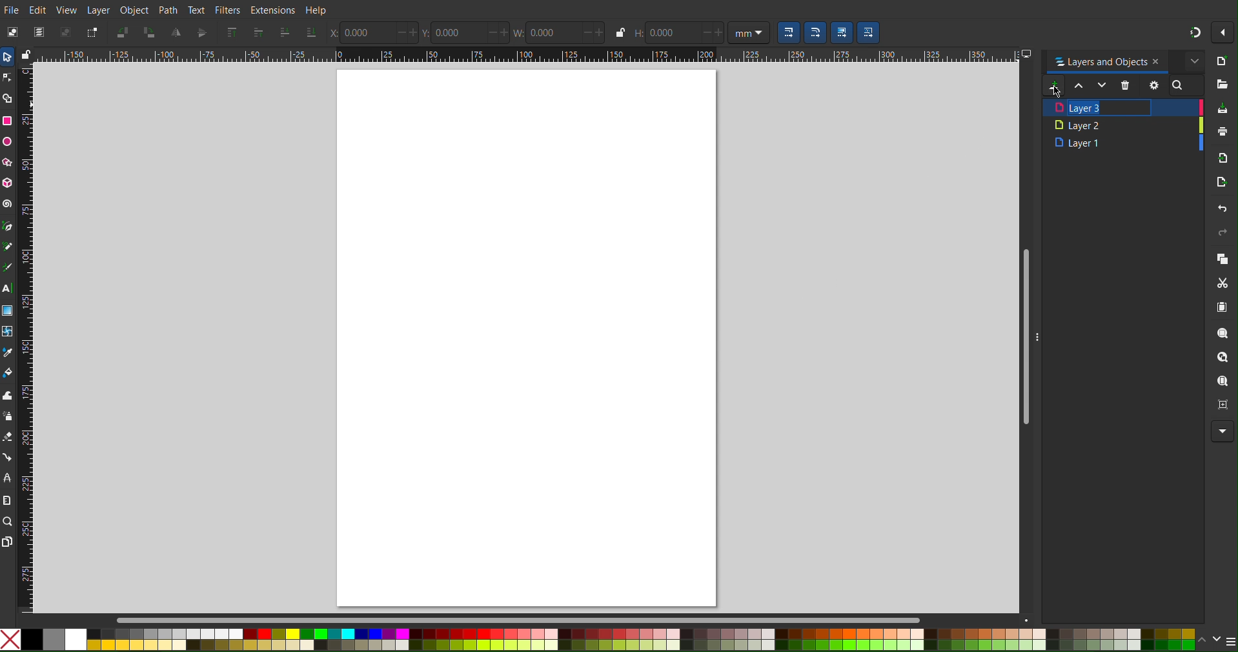 This screenshot has width=1238, height=652. Describe the element at coordinates (828, 32) in the screenshot. I see `Selection scaling/moving options` at that location.